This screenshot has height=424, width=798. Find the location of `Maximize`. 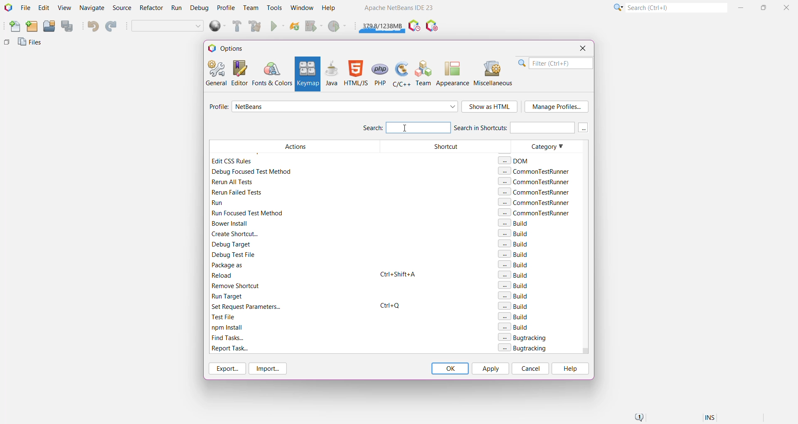

Maximize is located at coordinates (765, 7).